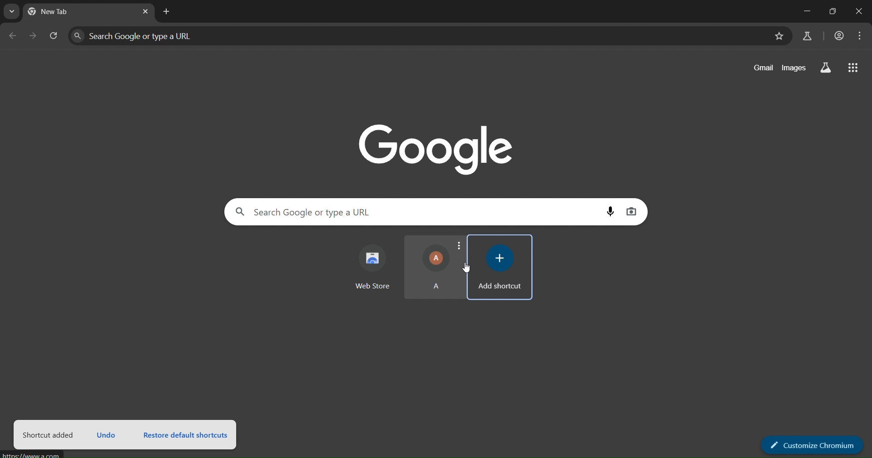  Describe the element at coordinates (806, 36) in the screenshot. I see `search labs` at that location.